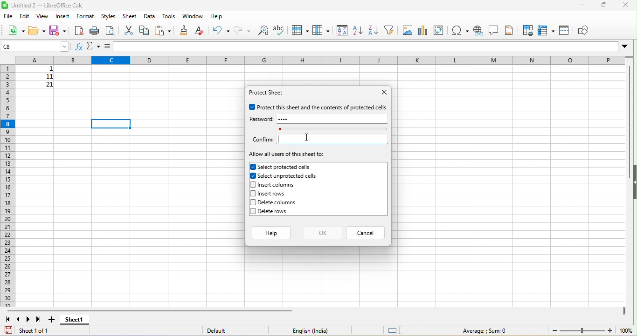 The height and width of the screenshot is (336, 637). What do you see at coordinates (284, 211) in the screenshot?
I see `delete rows` at bounding box center [284, 211].